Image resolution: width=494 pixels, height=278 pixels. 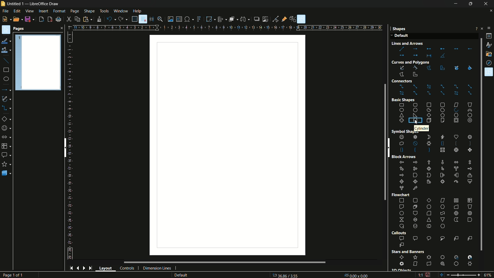 I want to click on line color, so click(x=6, y=41).